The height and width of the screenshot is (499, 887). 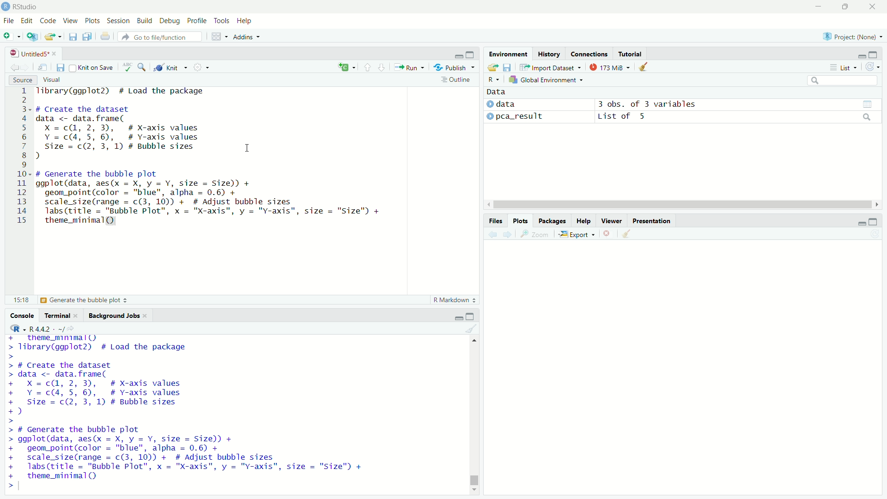 I want to click on previous plot, so click(x=492, y=234).